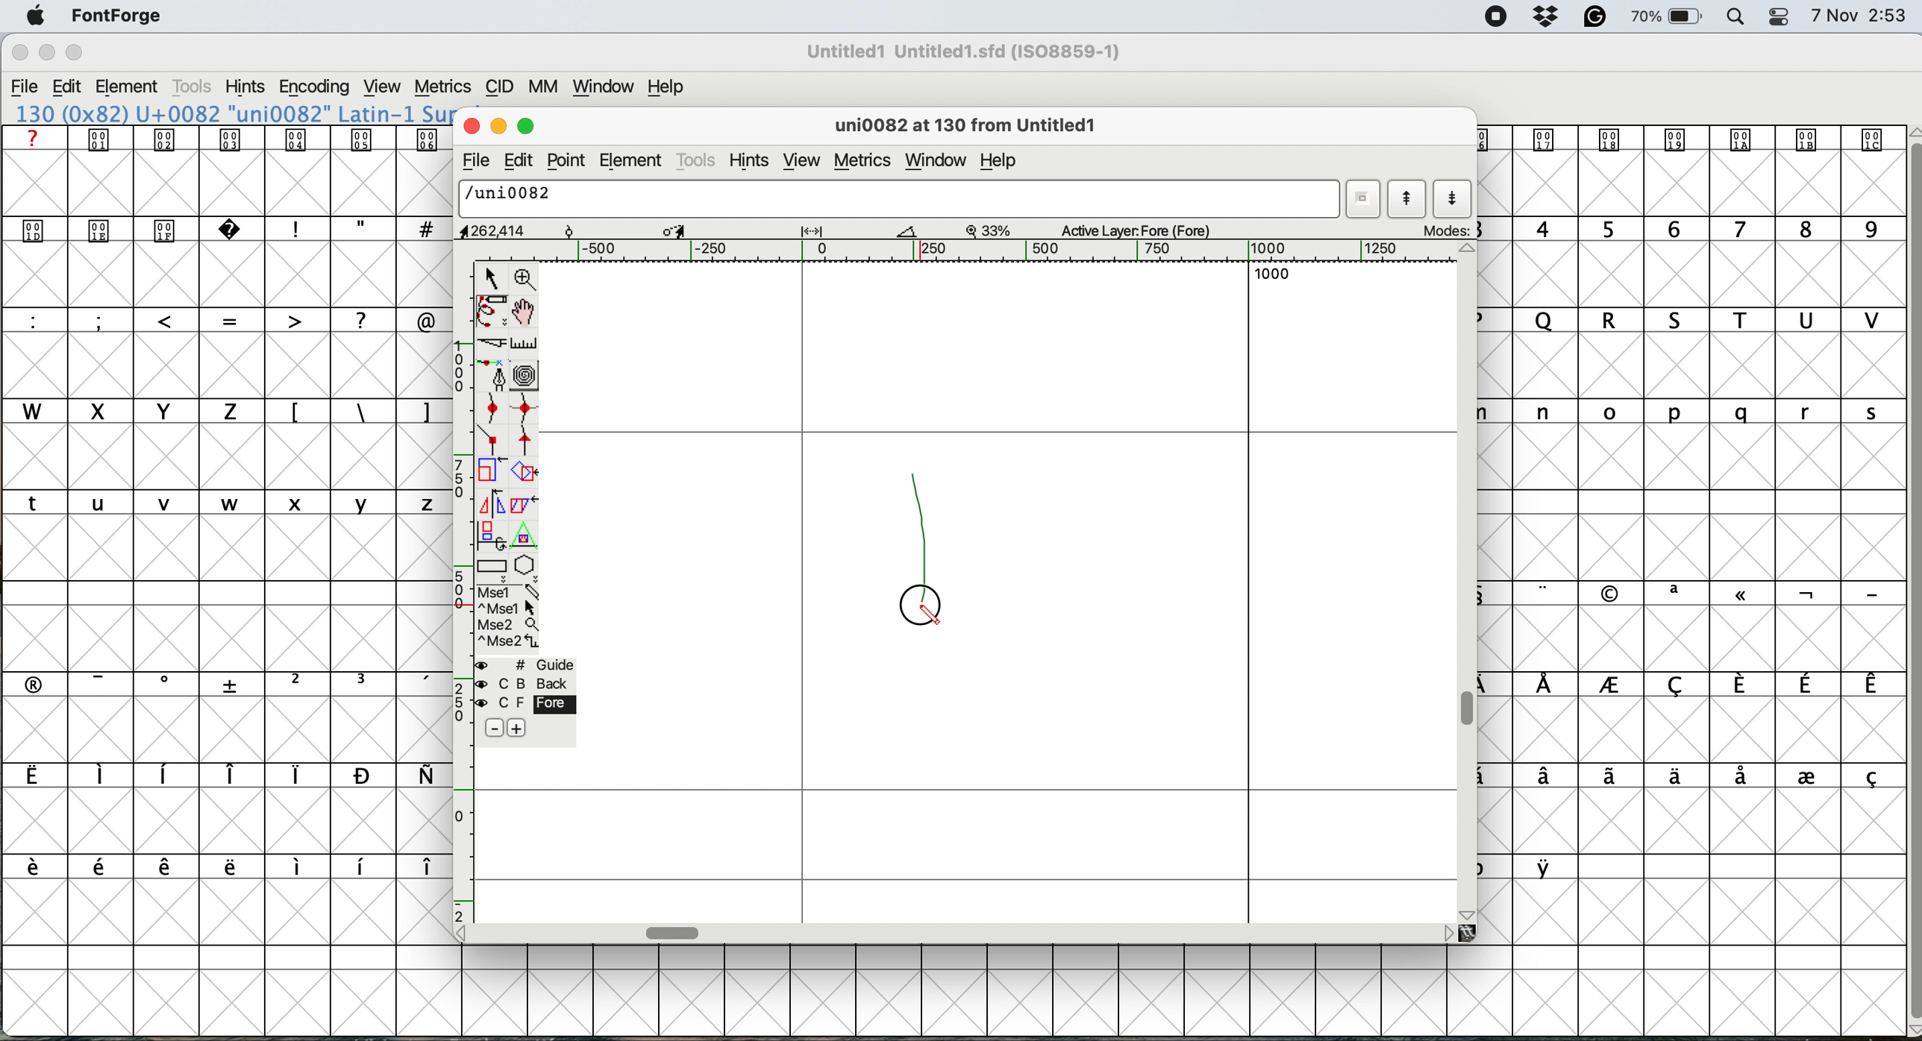 The width and height of the screenshot is (1922, 1041). What do you see at coordinates (492, 536) in the screenshot?
I see `rotate selection in 3d then project back to plane` at bounding box center [492, 536].